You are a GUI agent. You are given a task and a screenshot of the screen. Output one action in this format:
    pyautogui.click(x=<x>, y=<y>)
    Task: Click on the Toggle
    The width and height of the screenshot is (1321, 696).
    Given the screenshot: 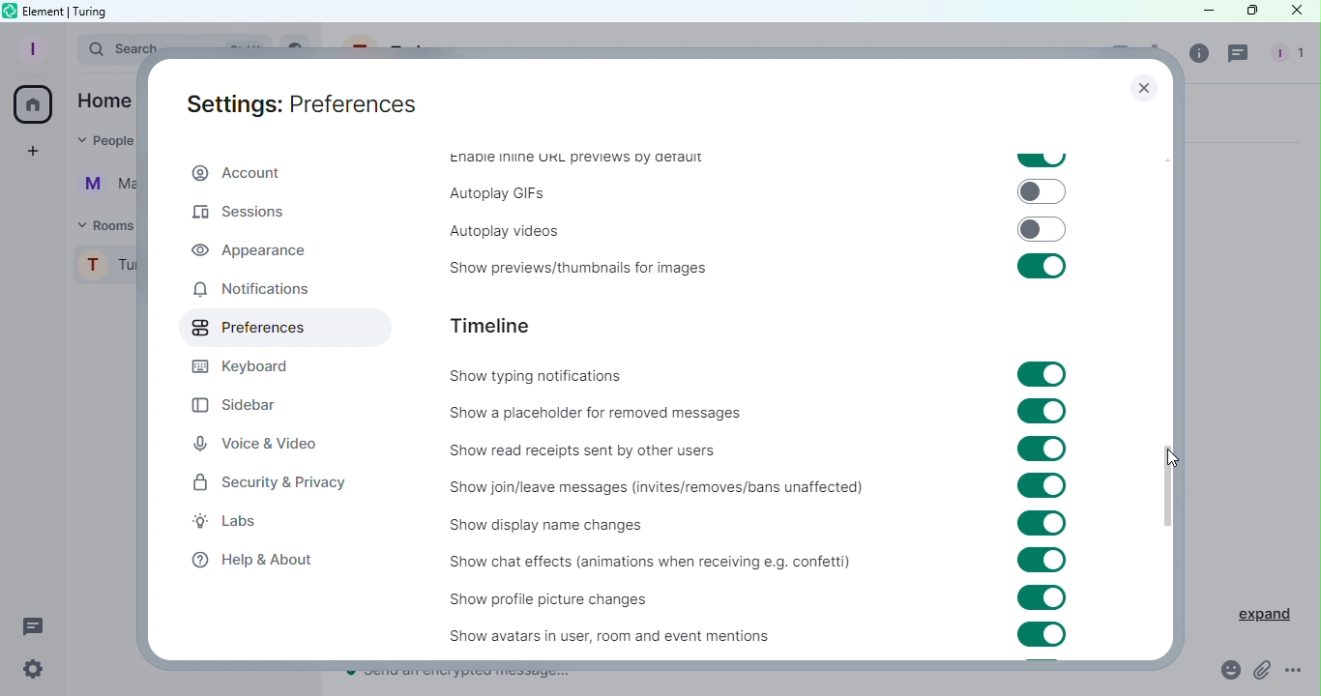 What is the action you would take?
    pyautogui.click(x=1042, y=485)
    